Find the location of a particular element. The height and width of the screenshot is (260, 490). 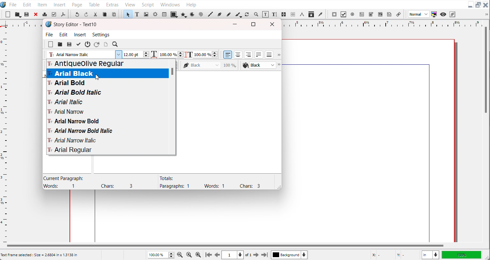

Software logo is located at coordinates (48, 24).